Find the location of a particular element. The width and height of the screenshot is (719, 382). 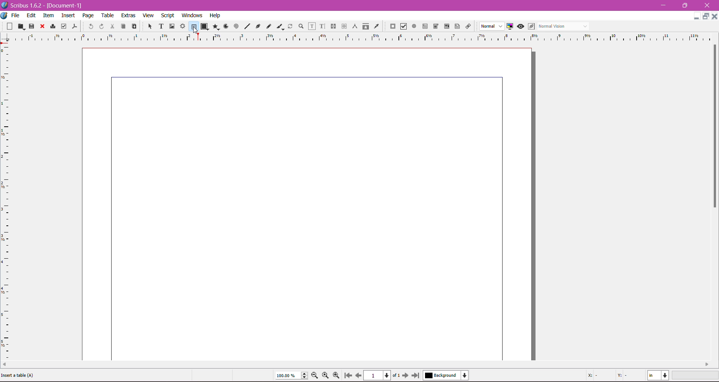

Copy Item Properties is located at coordinates (365, 26).